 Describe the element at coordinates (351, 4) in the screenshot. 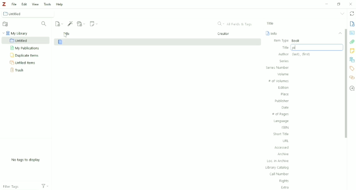

I see `Close` at that location.